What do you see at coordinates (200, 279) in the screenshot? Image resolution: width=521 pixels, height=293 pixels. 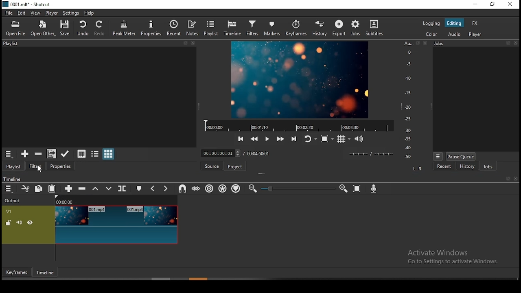 I see `scroll bar` at bounding box center [200, 279].